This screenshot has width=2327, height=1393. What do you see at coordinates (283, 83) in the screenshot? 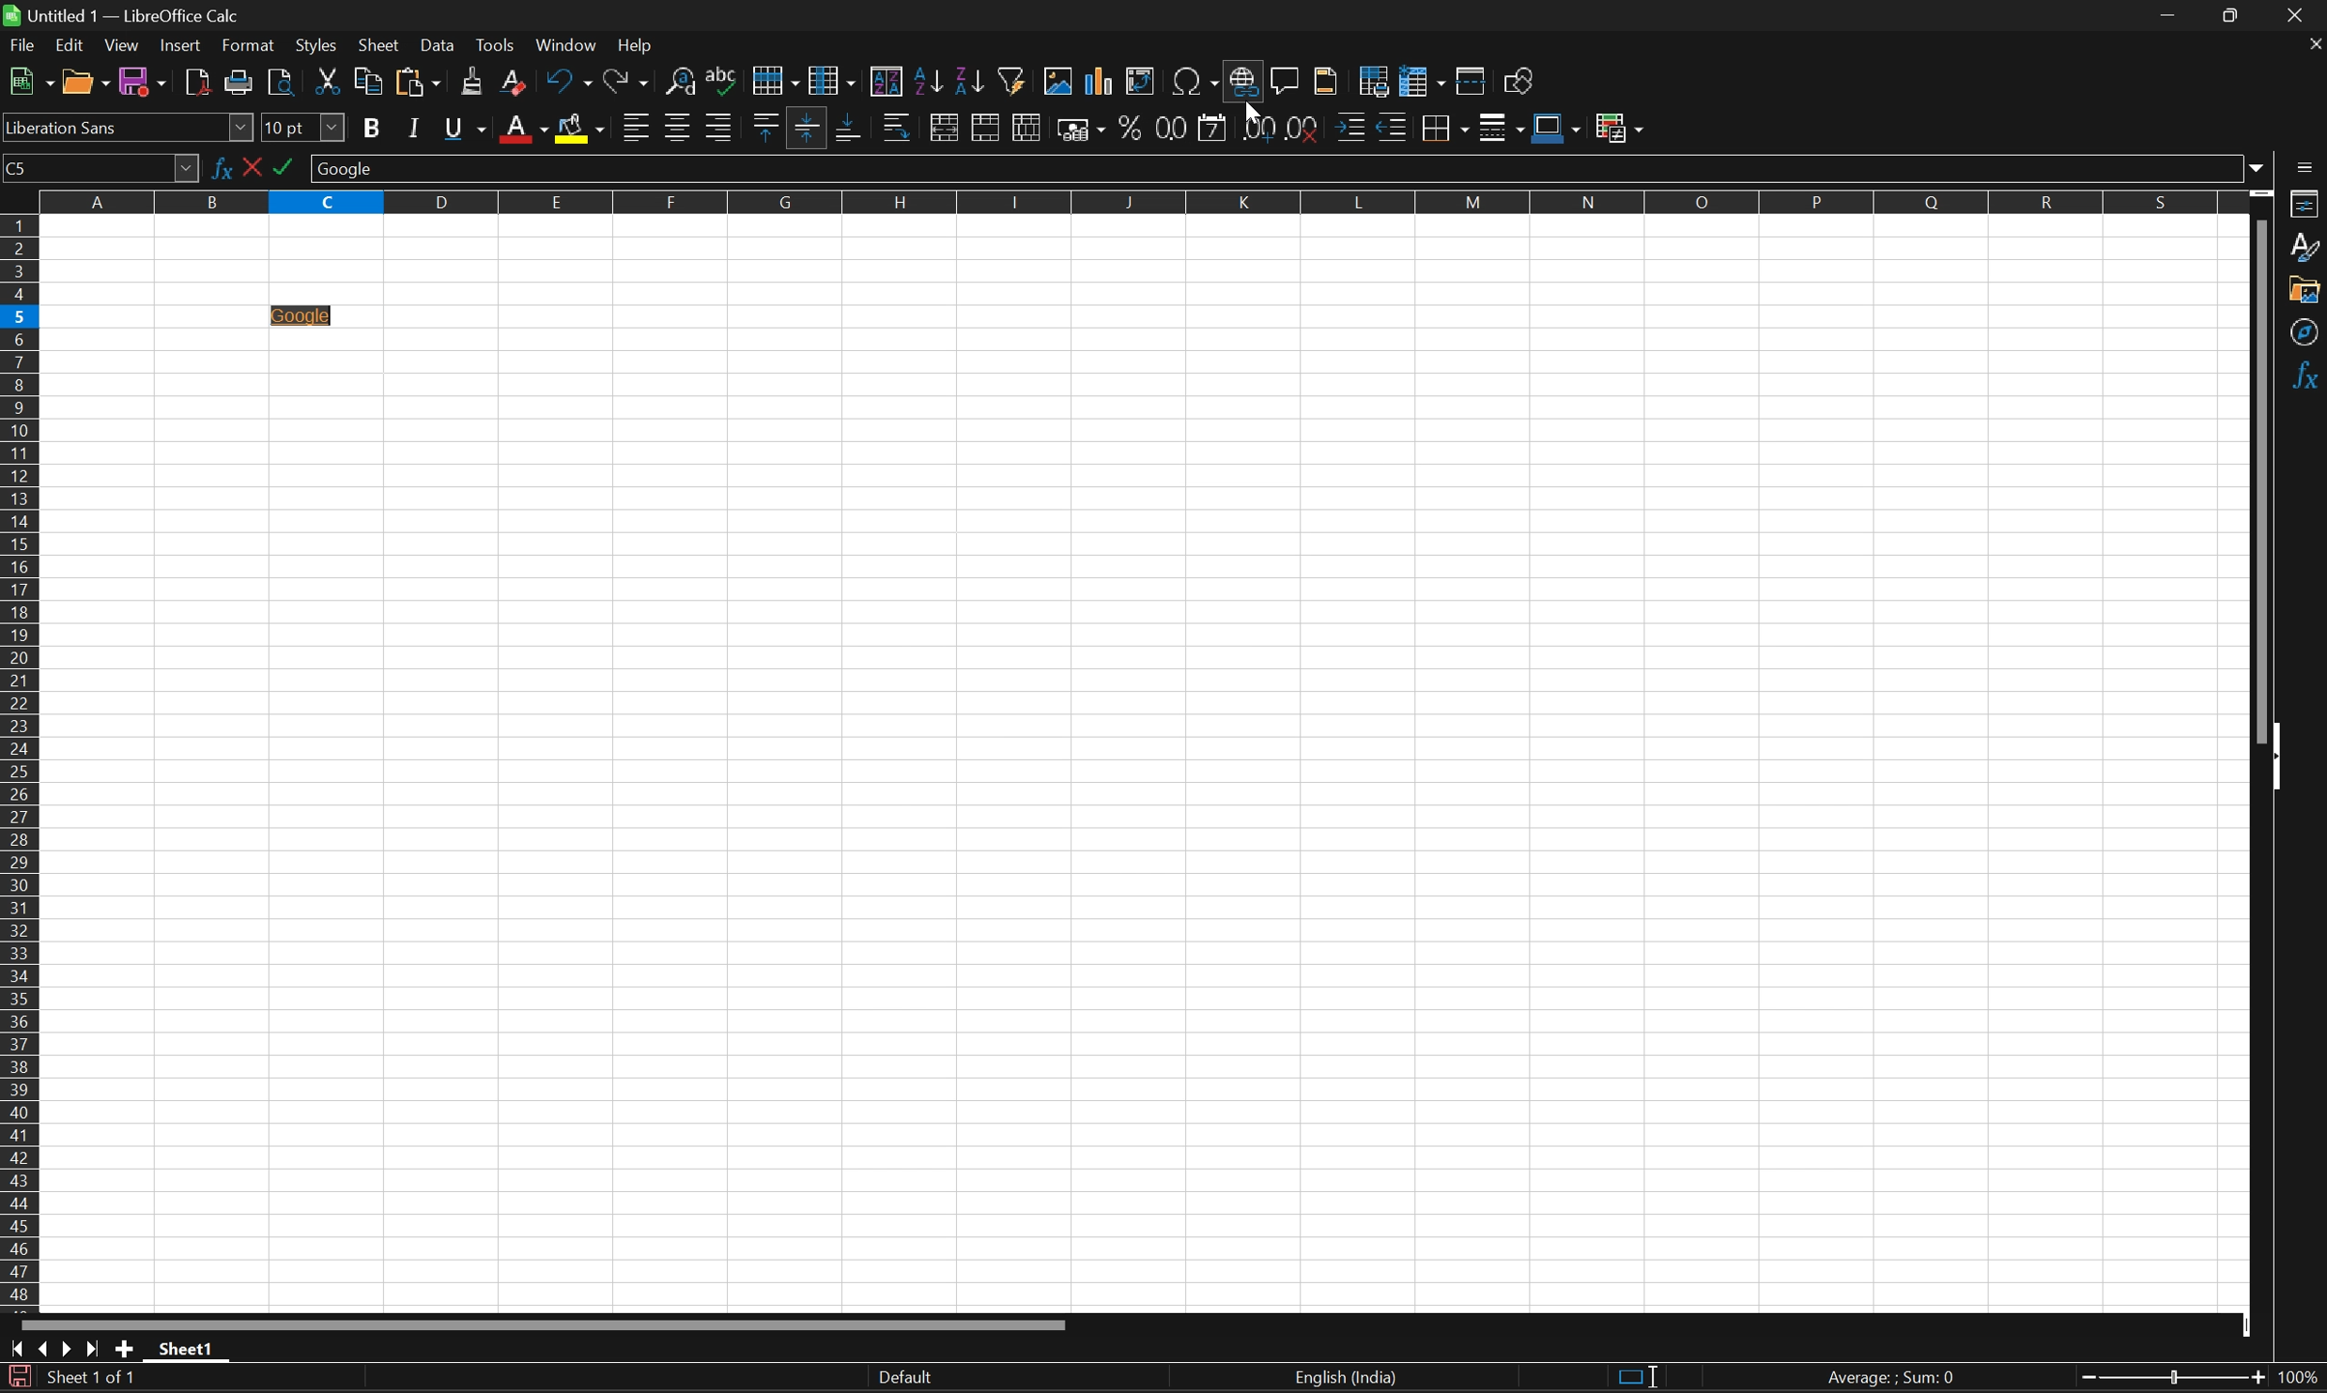
I see `Toggle print preview` at bounding box center [283, 83].